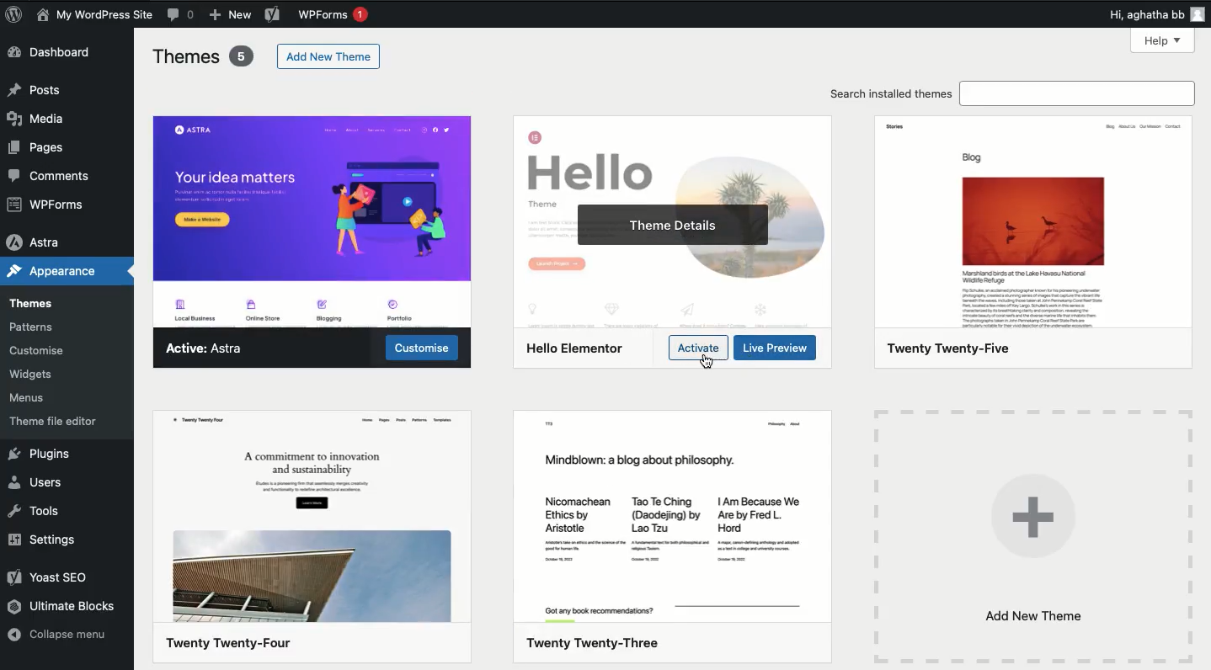 The width and height of the screenshot is (1211, 670). I want to click on Theme 2, so click(670, 156).